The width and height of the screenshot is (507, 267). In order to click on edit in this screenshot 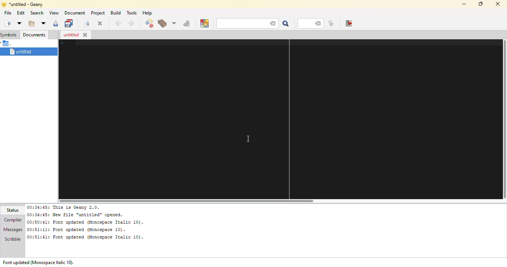, I will do `click(21, 13)`.